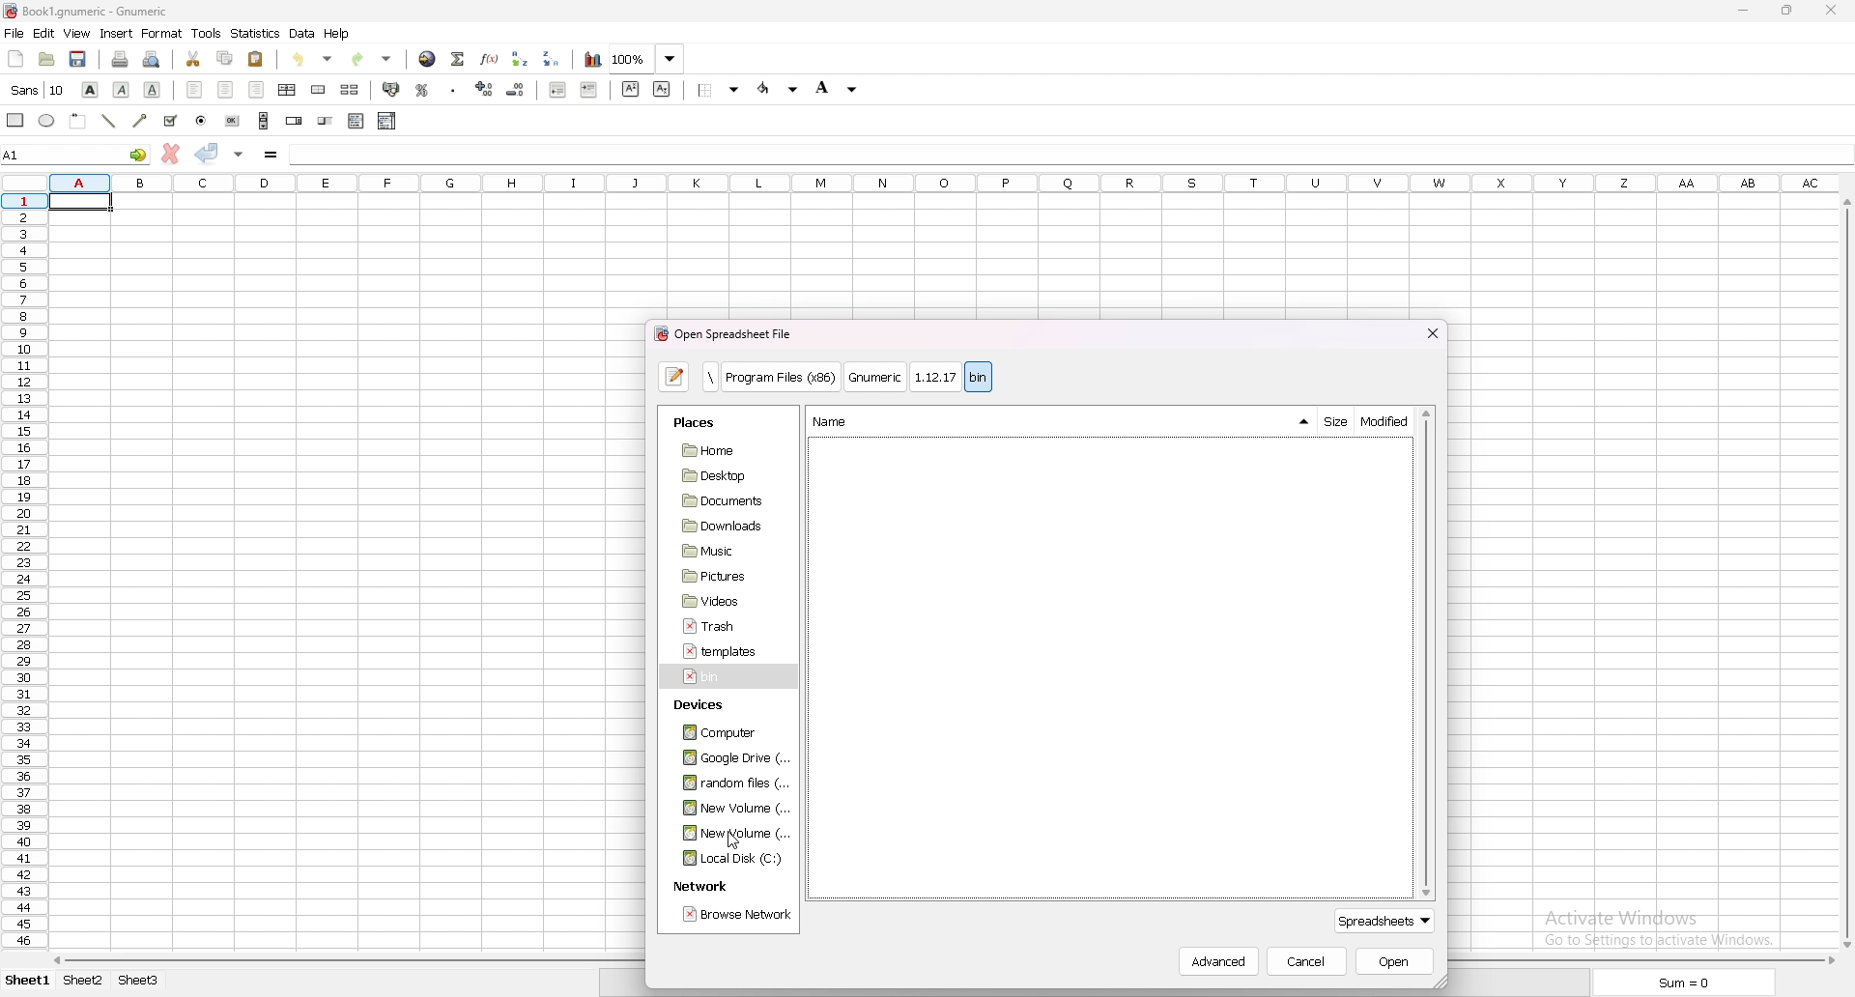 This screenshot has width=1855, height=997. I want to click on browse network, so click(734, 916).